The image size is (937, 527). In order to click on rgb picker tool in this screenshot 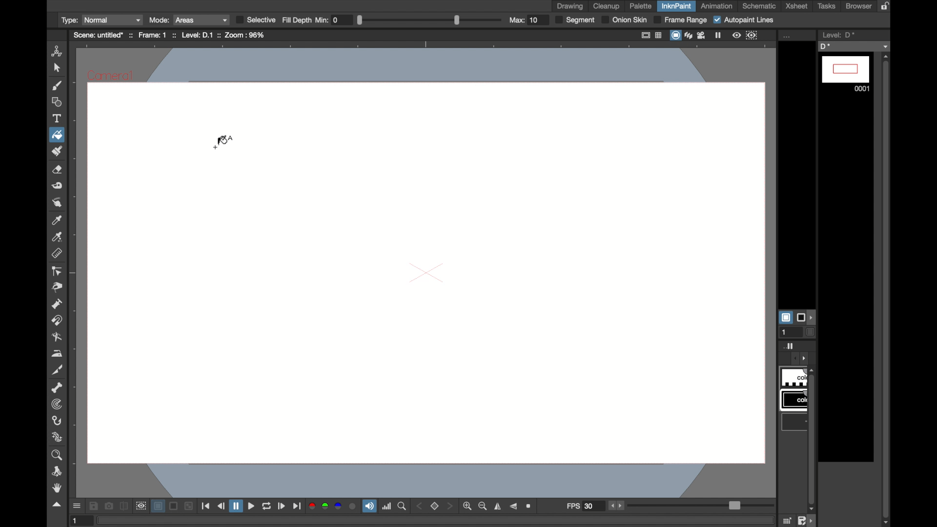, I will do `click(58, 237)`.